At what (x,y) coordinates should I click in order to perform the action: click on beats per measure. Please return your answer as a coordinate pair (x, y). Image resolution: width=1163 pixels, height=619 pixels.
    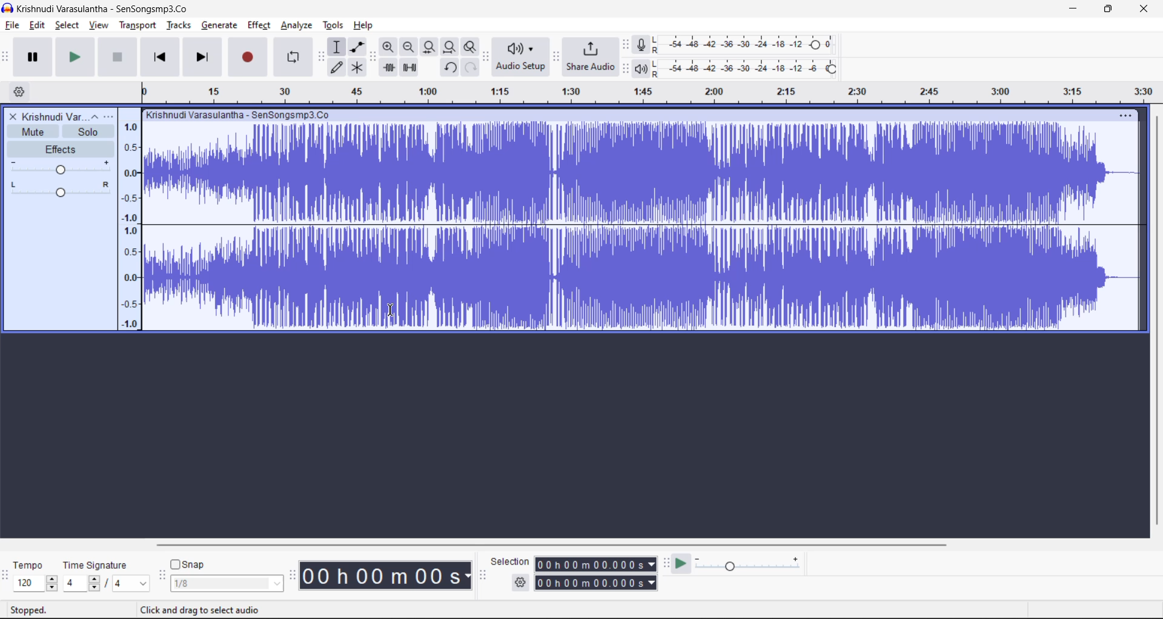
    Looking at the image, I should click on (106, 582).